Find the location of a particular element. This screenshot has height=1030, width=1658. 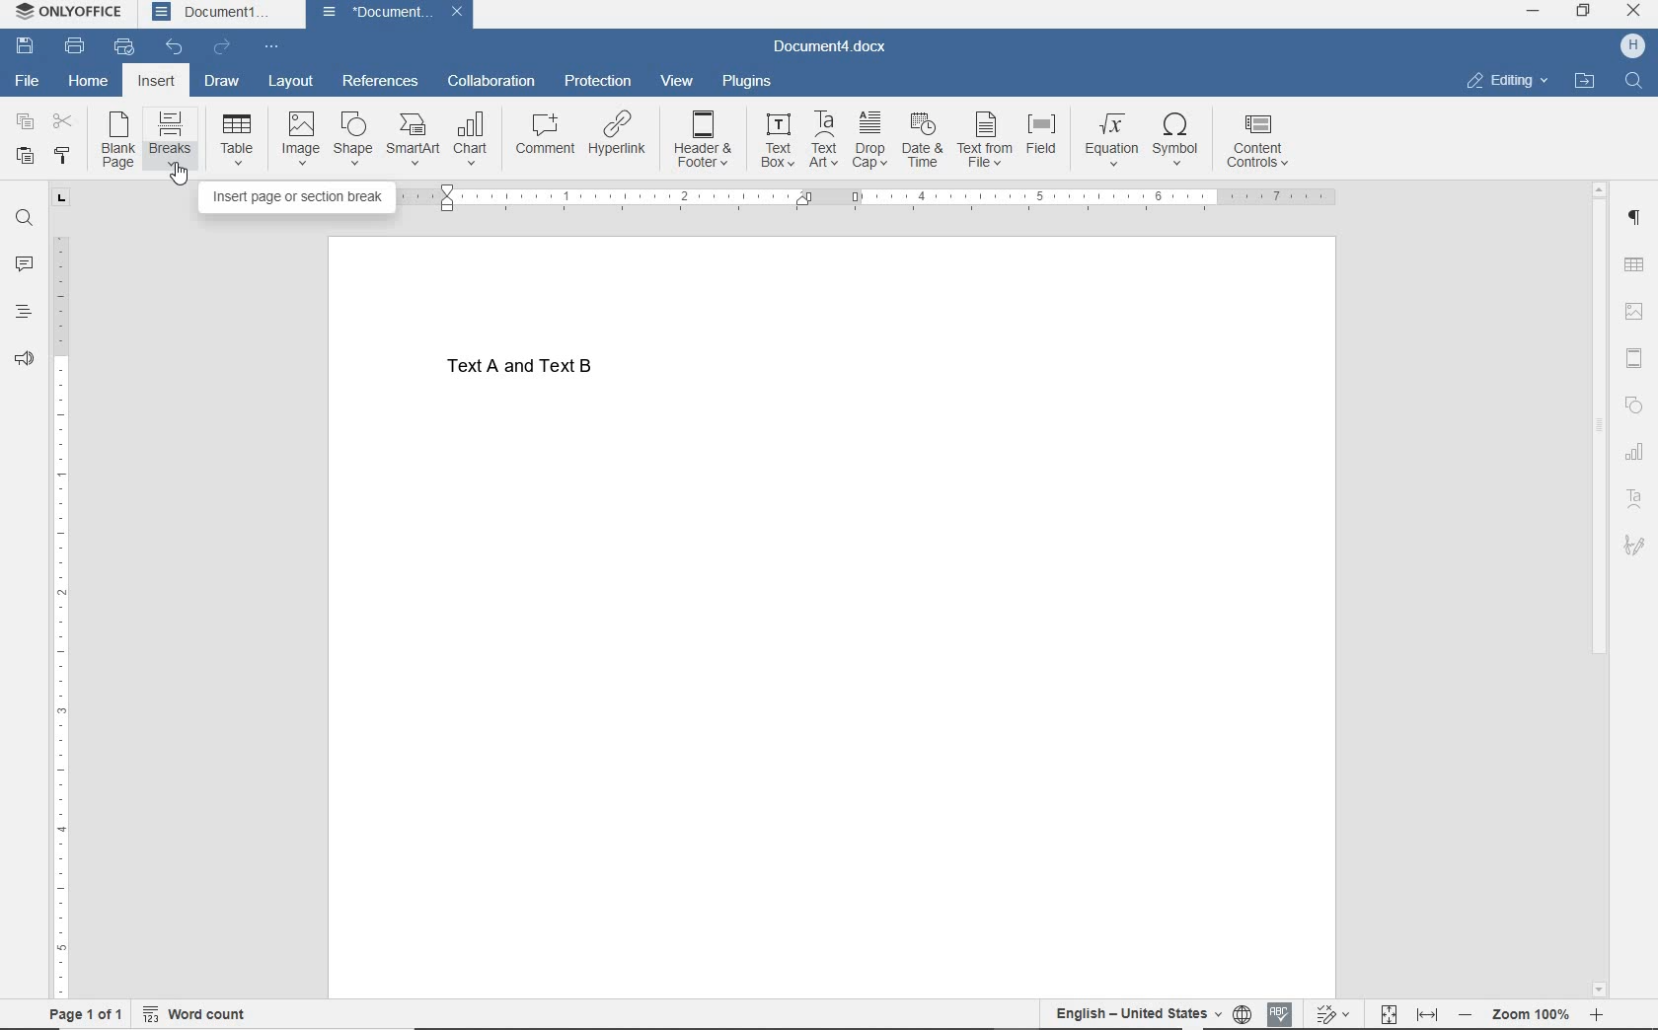

document is located at coordinates (377, 14).